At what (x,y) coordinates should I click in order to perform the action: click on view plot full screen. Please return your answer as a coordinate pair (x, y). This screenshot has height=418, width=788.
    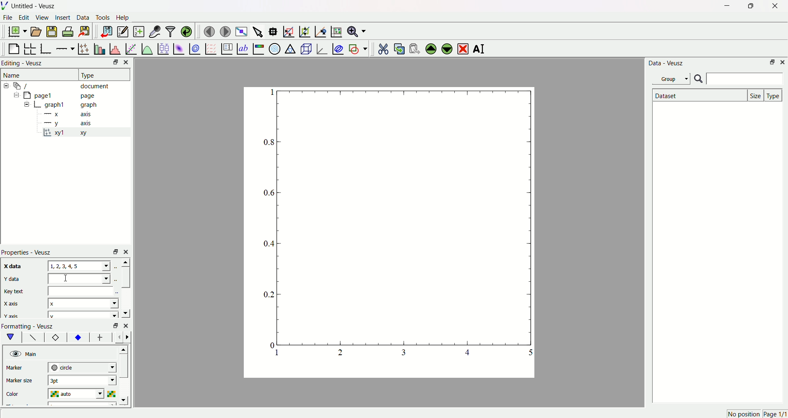
    Looking at the image, I should click on (242, 30).